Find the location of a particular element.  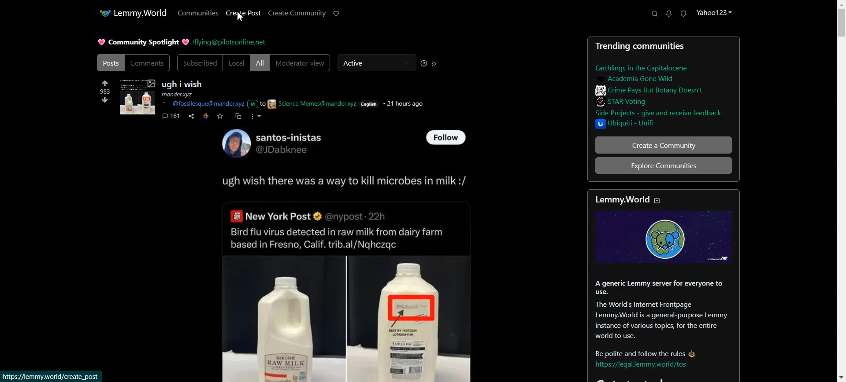

Posts is located at coordinates (109, 62).